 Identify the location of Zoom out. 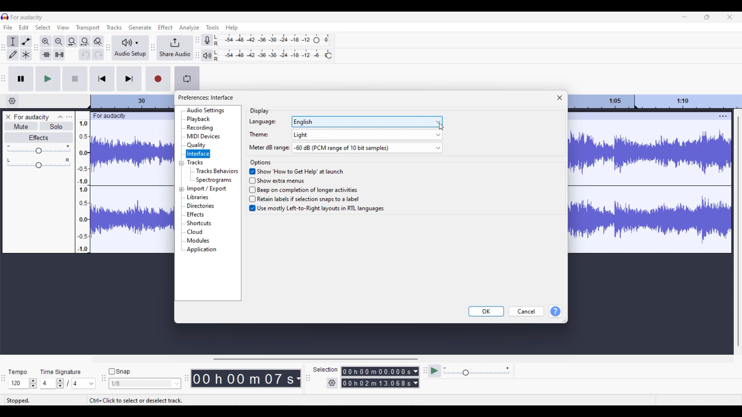
(59, 42).